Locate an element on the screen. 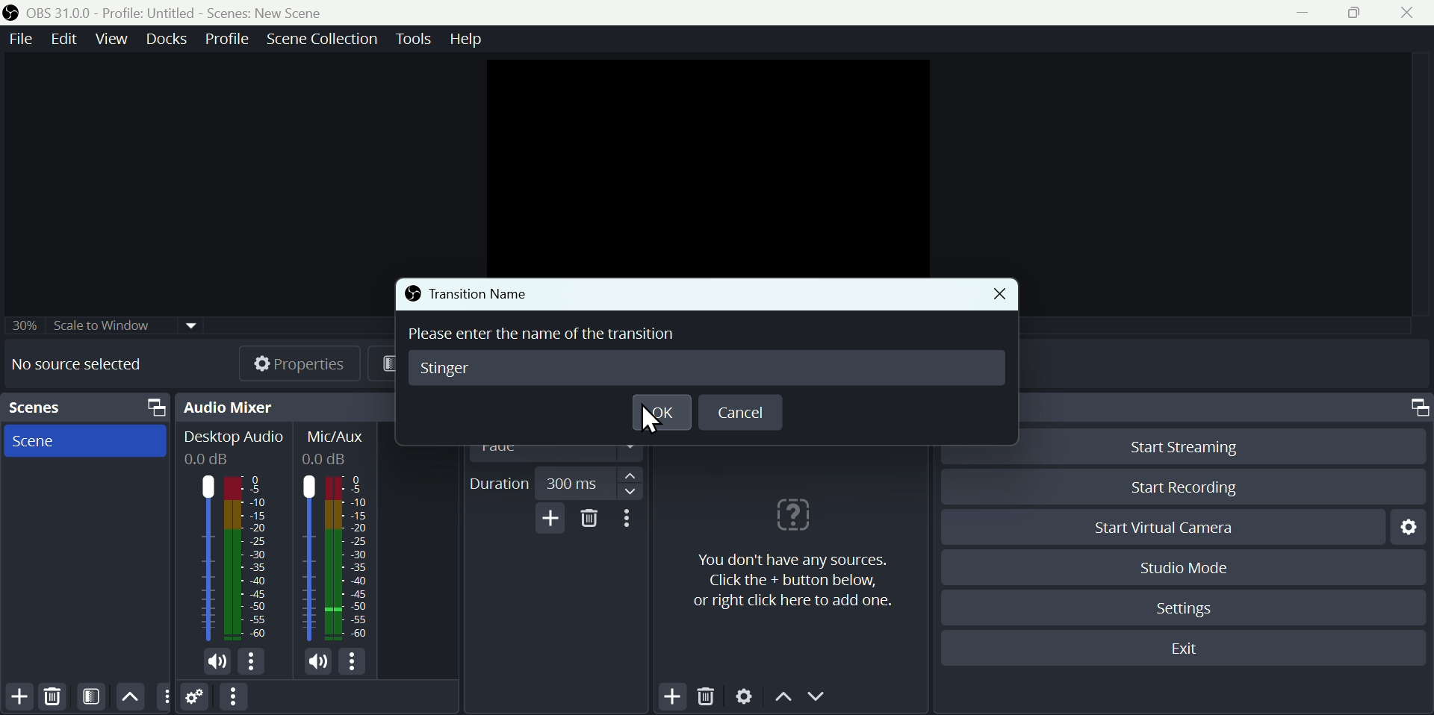  cursor on OK is located at coordinates (650, 420).